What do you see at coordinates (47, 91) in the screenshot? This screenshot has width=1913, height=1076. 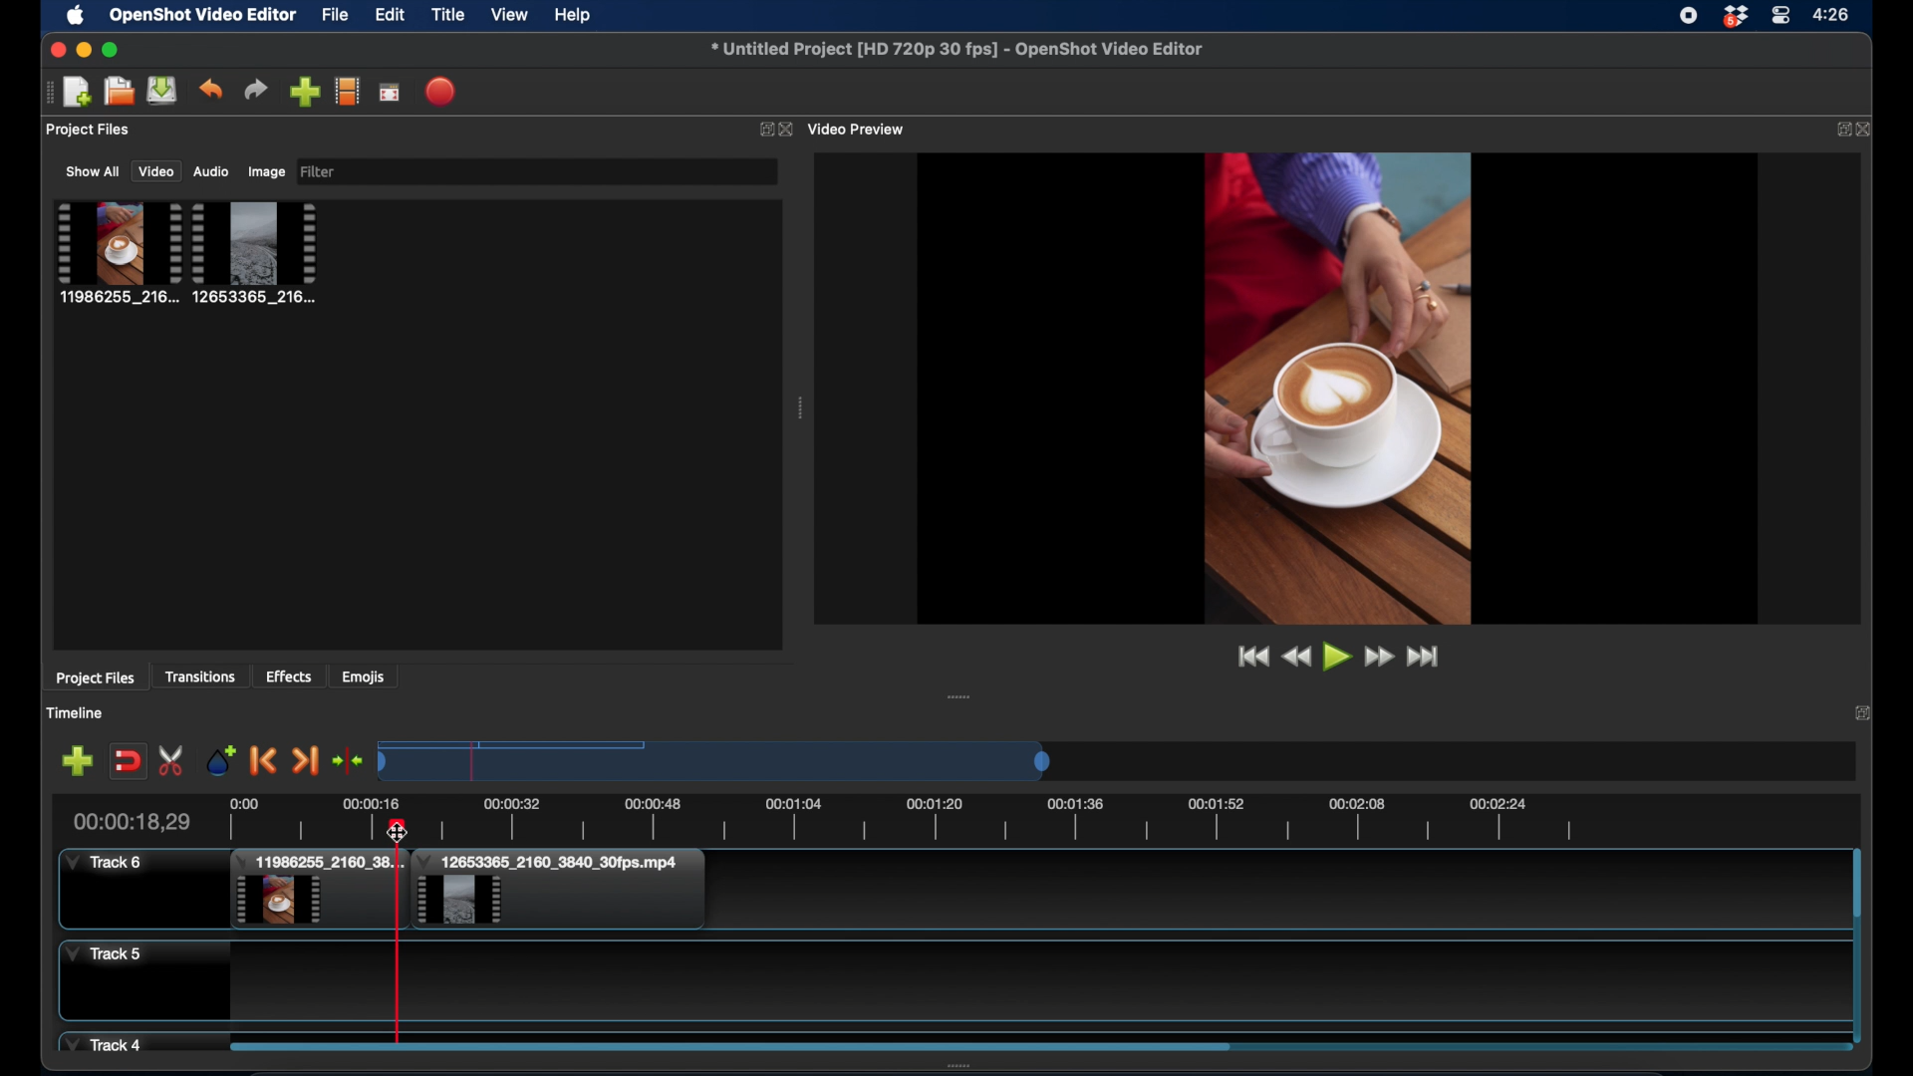 I see `drag handle` at bounding box center [47, 91].